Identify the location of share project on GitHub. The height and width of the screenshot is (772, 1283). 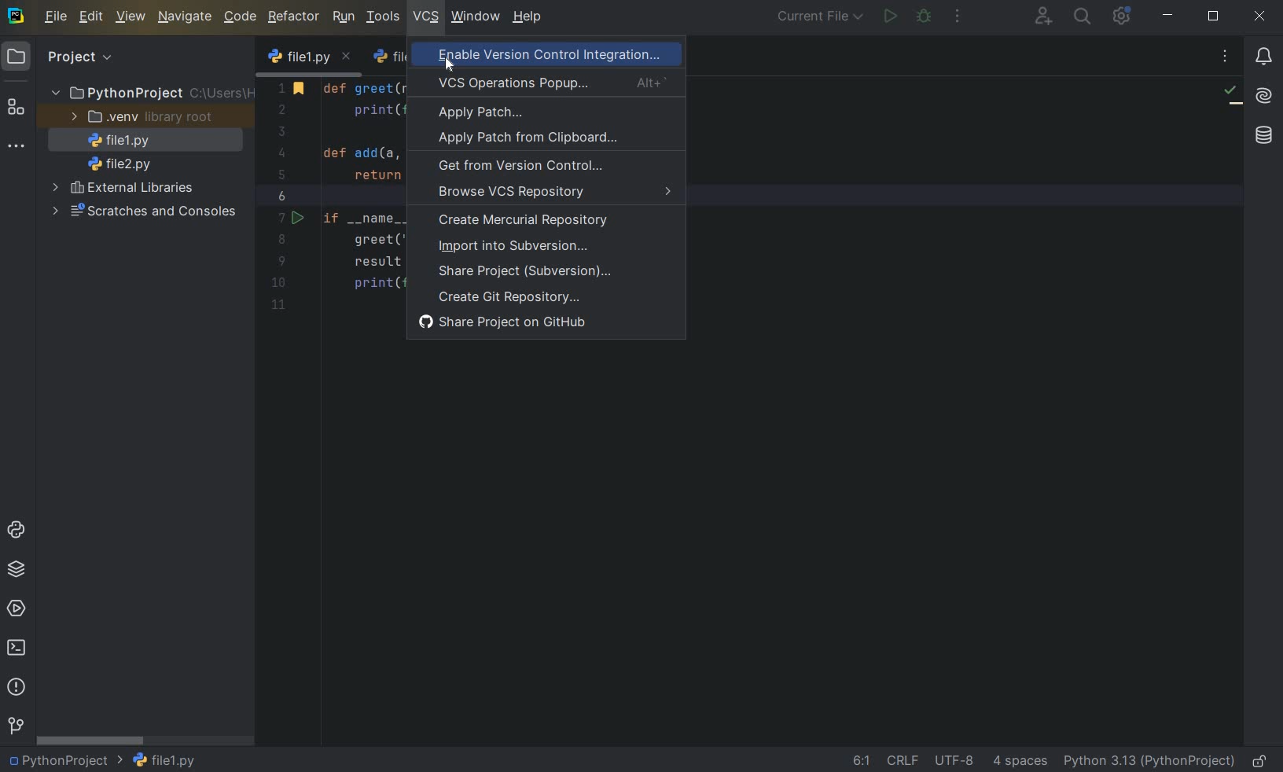
(509, 323).